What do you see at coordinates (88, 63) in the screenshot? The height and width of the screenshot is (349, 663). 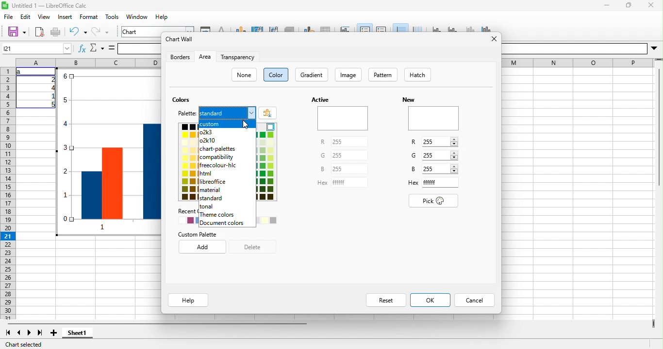 I see `column headings` at bounding box center [88, 63].